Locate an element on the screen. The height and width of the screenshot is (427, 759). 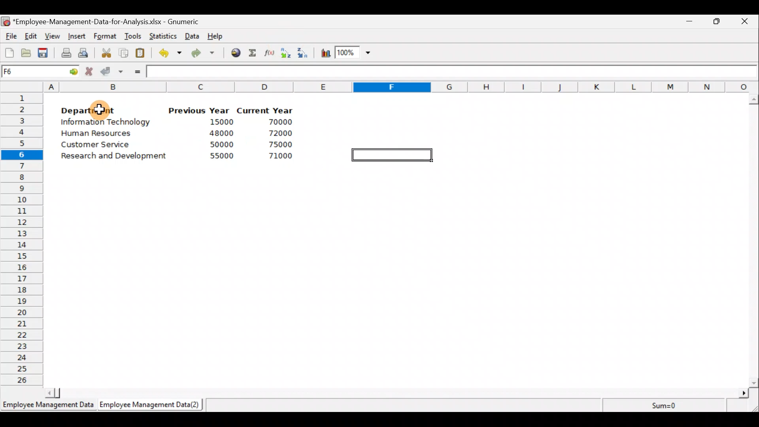
Cursor hovering on cell B2 is located at coordinates (105, 108).